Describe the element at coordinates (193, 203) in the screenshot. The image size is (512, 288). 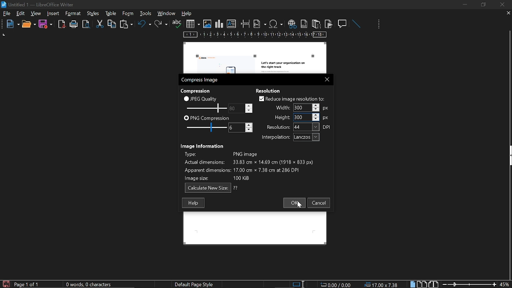
I see `help` at that location.